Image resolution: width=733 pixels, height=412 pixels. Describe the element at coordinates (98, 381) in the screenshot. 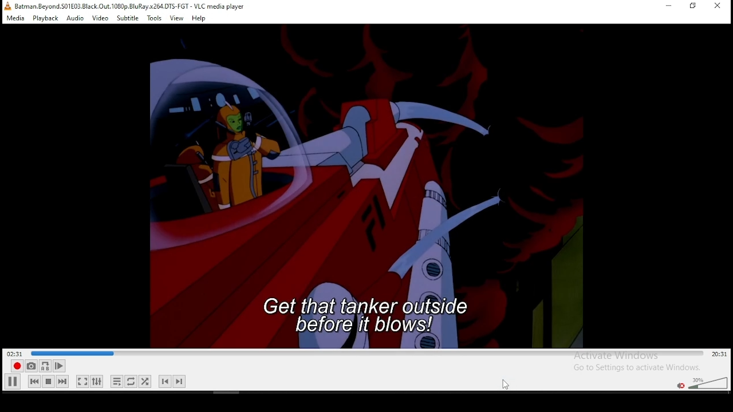

I see `show extended settings` at that location.